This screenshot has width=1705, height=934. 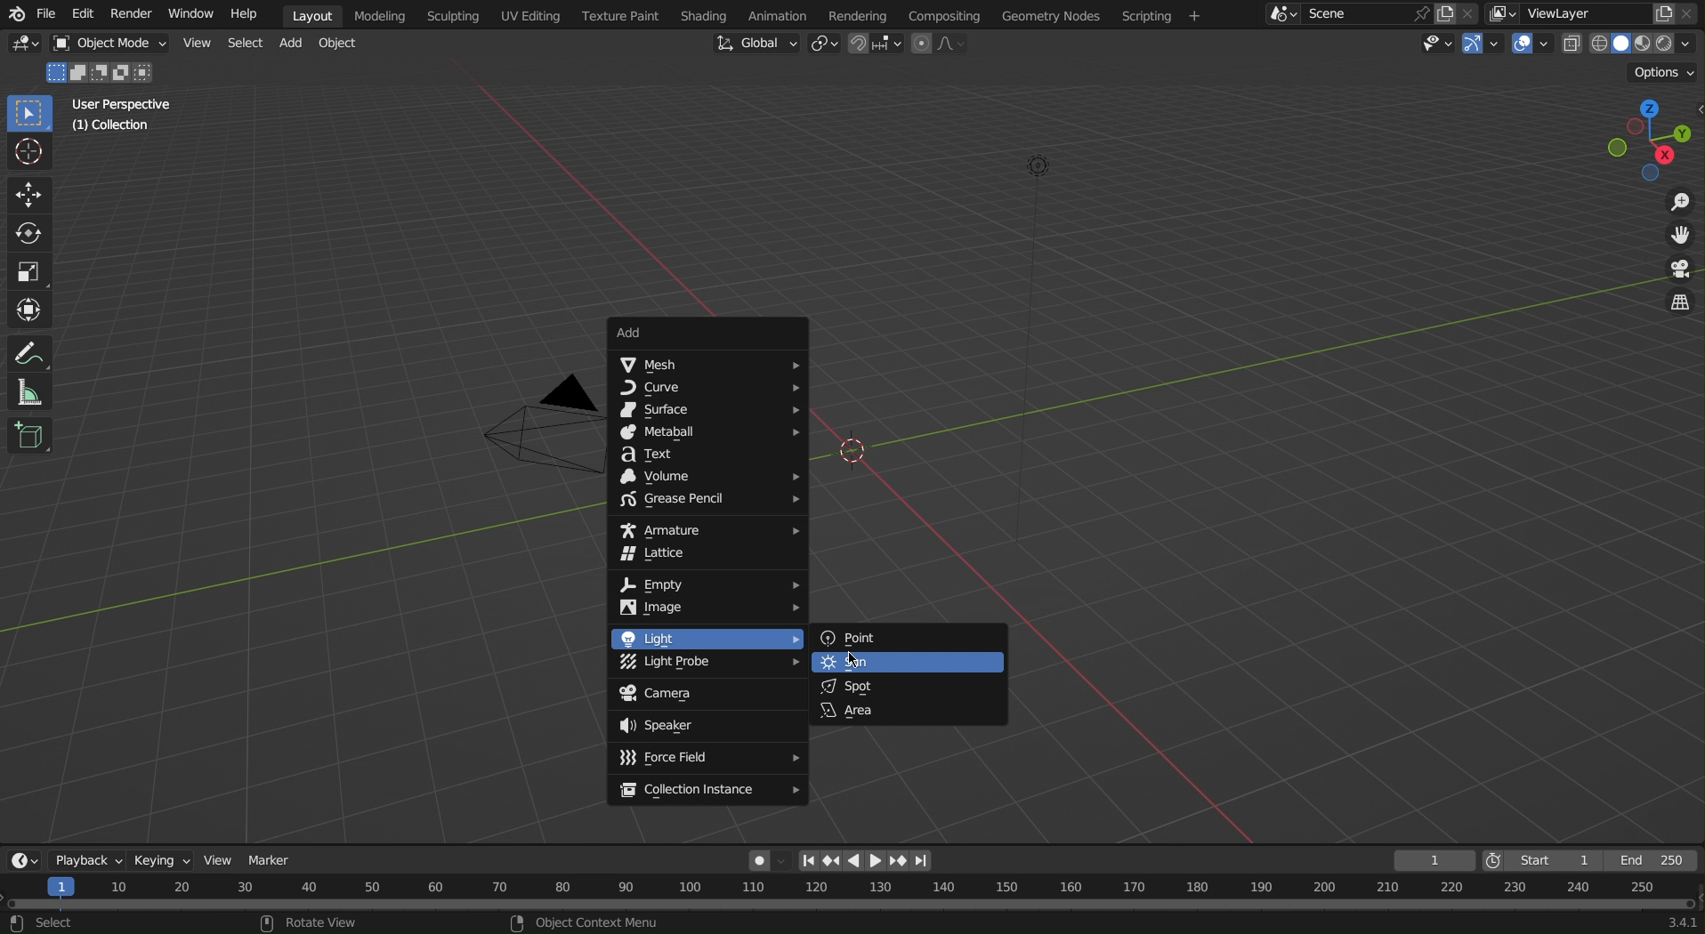 I want to click on next, so click(x=922, y=862).